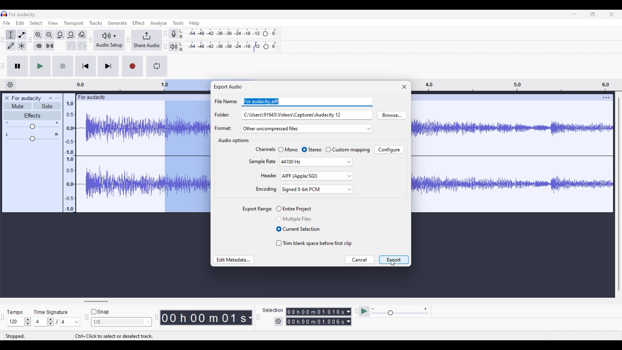 This screenshot has width=622, height=350. I want to click on View menu, so click(53, 23).